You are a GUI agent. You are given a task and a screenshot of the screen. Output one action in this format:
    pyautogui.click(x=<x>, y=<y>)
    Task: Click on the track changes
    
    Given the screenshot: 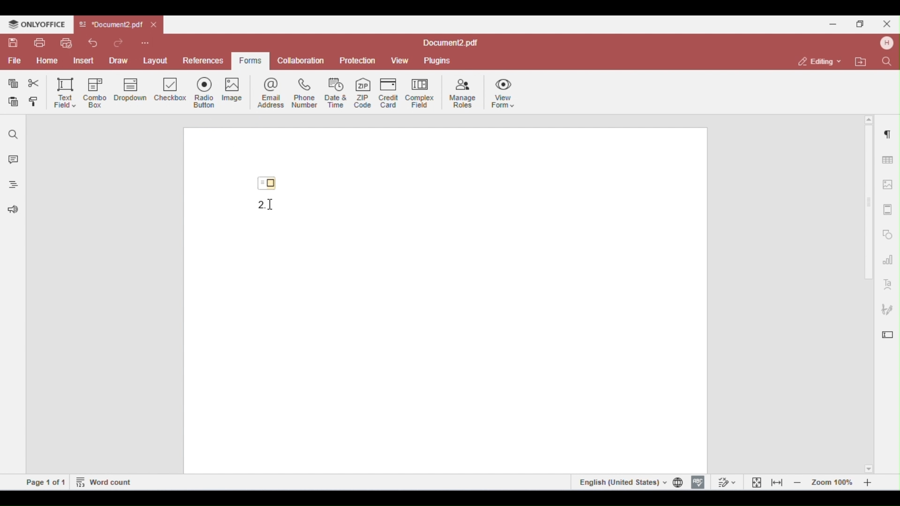 What is the action you would take?
    pyautogui.click(x=726, y=482)
    